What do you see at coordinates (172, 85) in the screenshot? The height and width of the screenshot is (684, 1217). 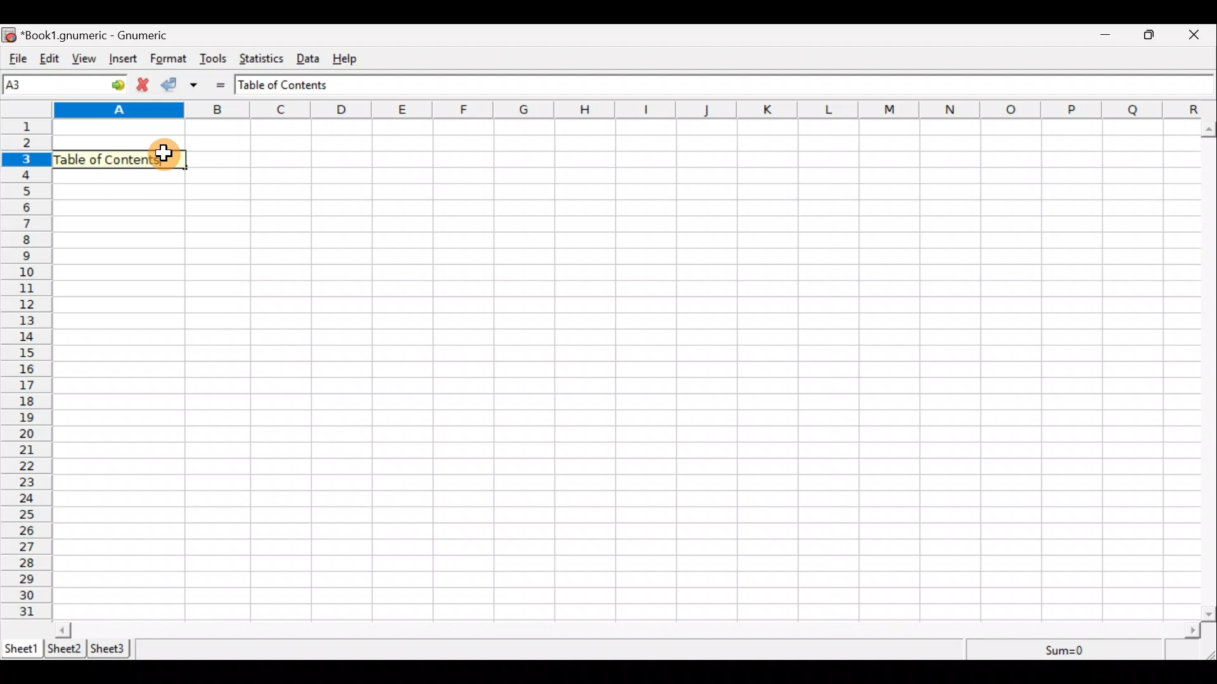 I see `Accept change` at bounding box center [172, 85].